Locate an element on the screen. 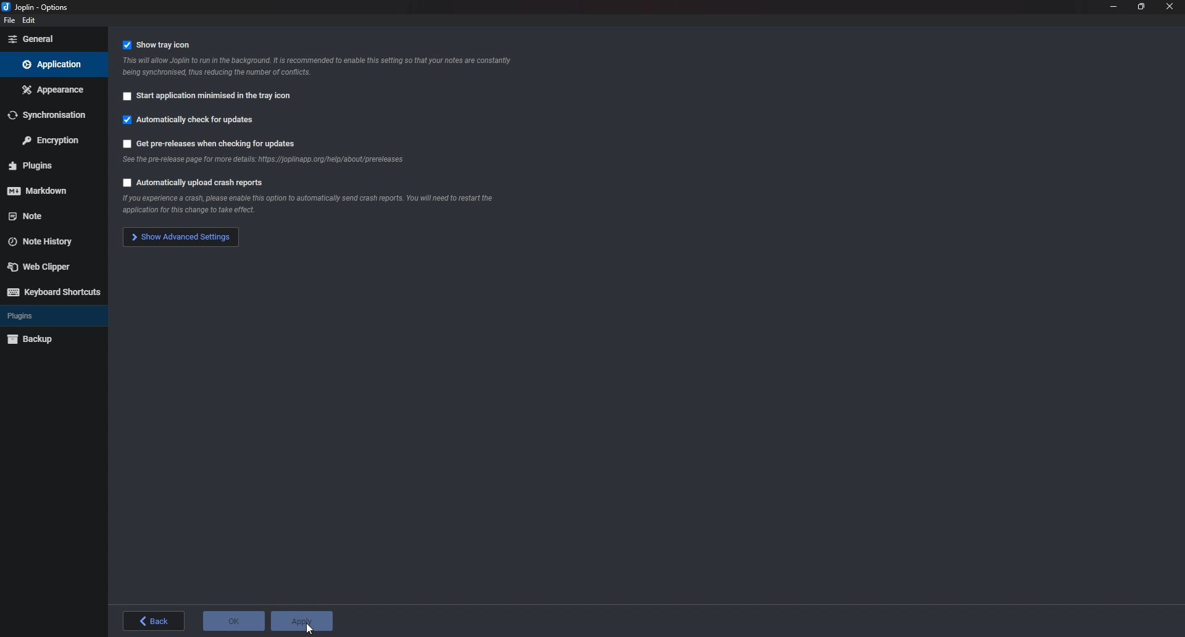  Get pre releases when checking for updates is located at coordinates (215, 144).